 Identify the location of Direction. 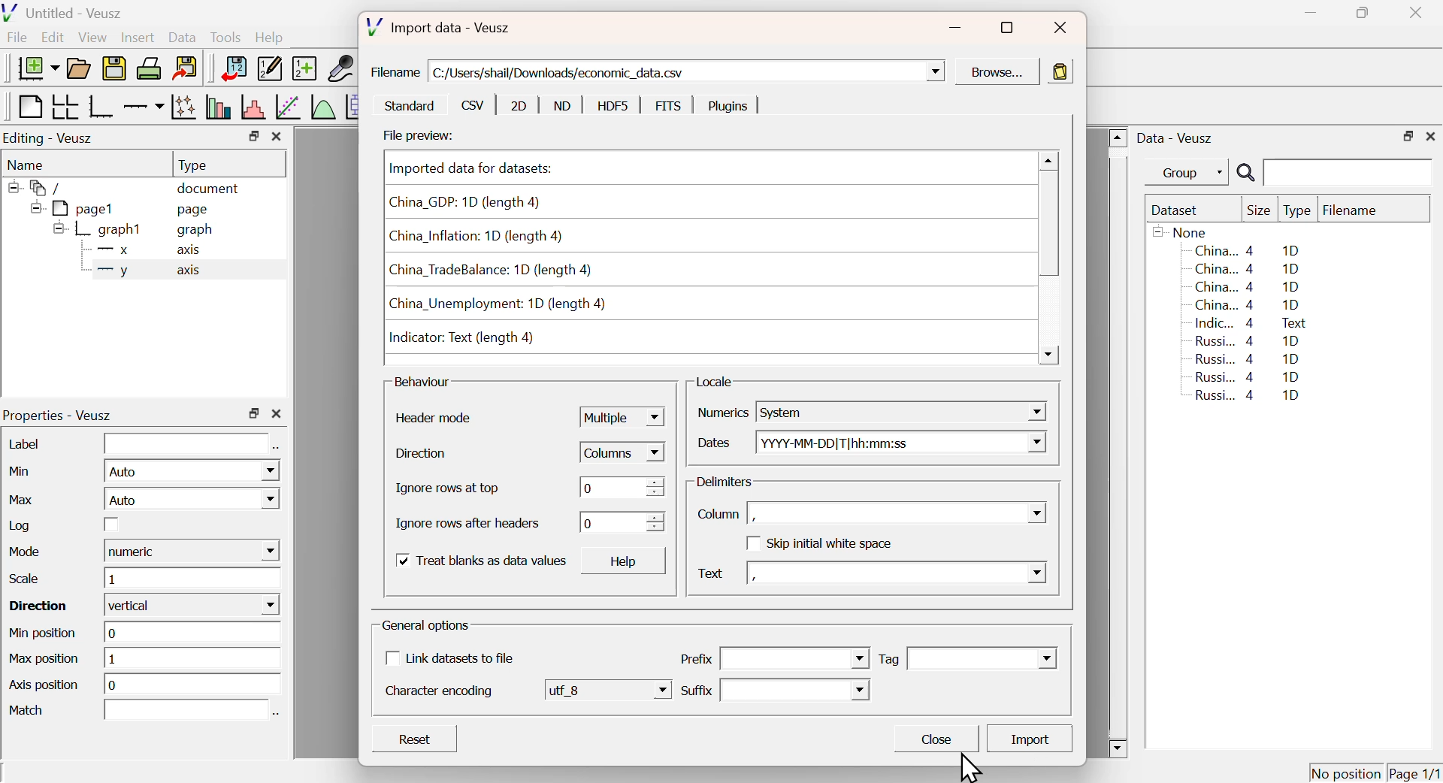
(41, 606).